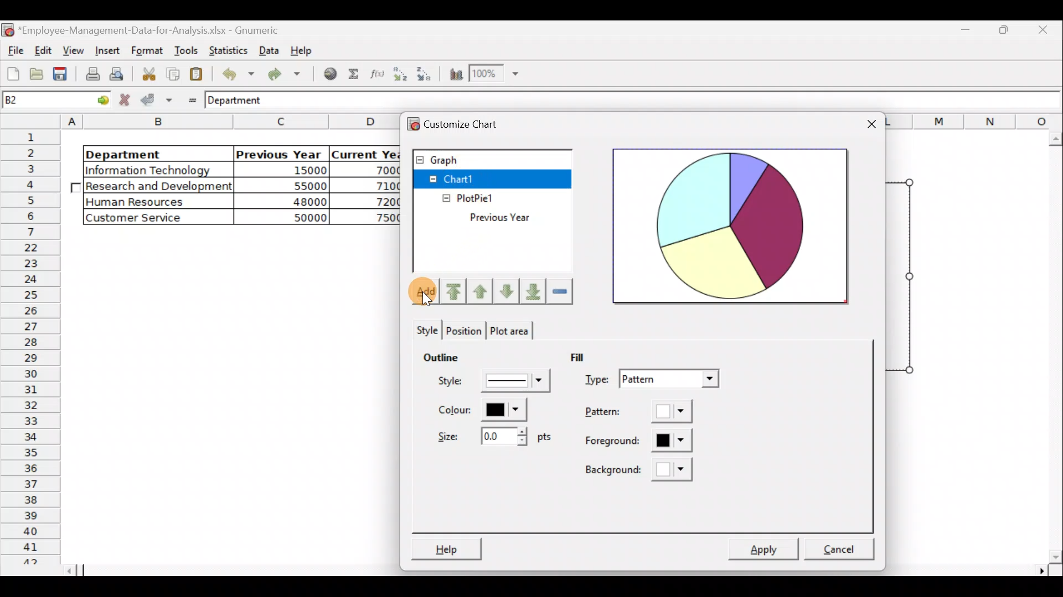 The height and width of the screenshot is (597, 1063). What do you see at coordinates (354, 73) in the screenshot?
I see `Sum into the current cell` at bounding box center [354, 73].